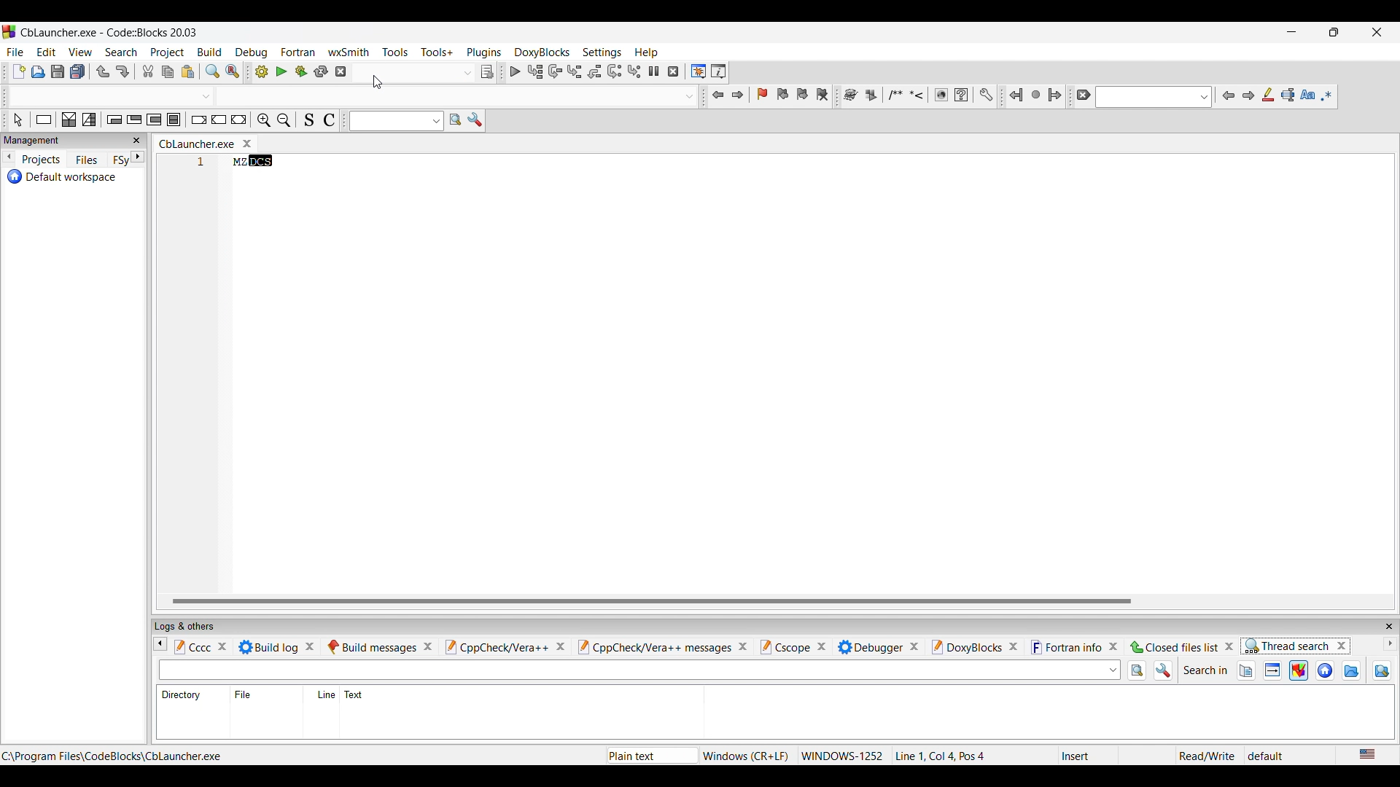  I want to click on wxSmith menu, so click(349, 52).